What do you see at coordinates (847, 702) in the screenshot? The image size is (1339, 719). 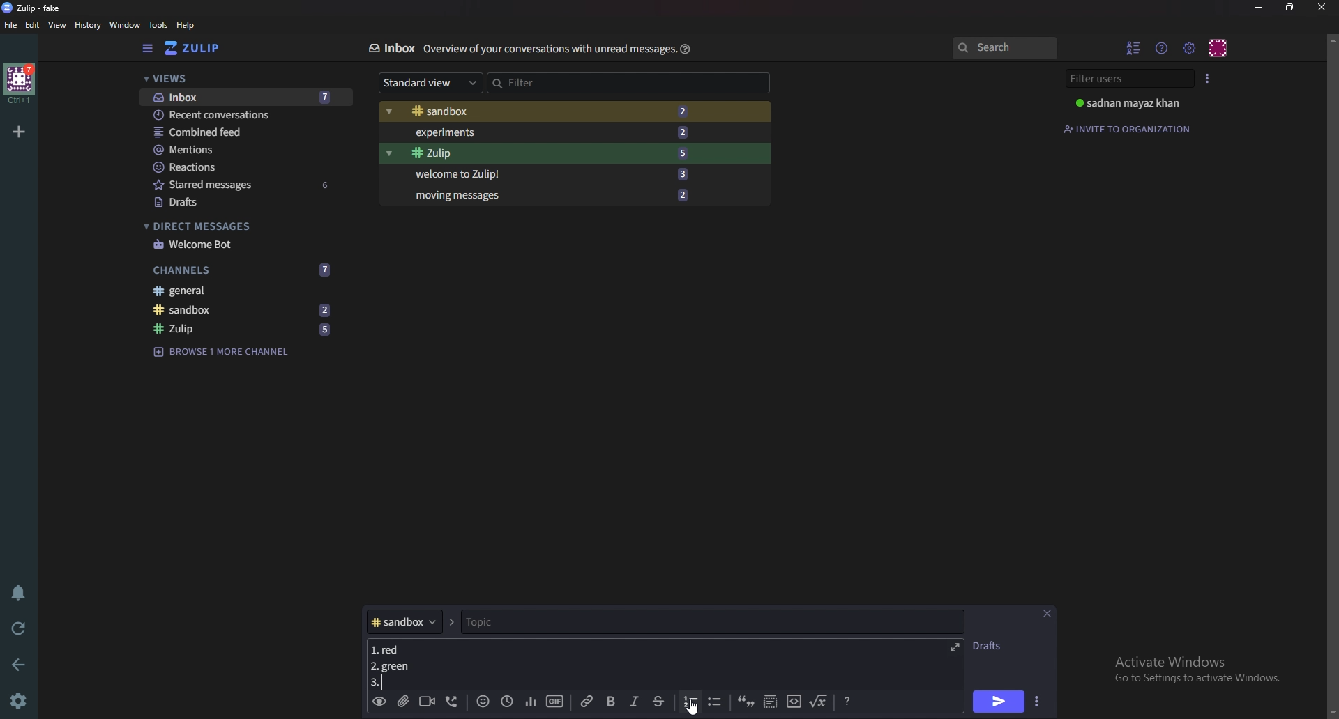 I see `Message formatting` at bounding box center [847, 702].